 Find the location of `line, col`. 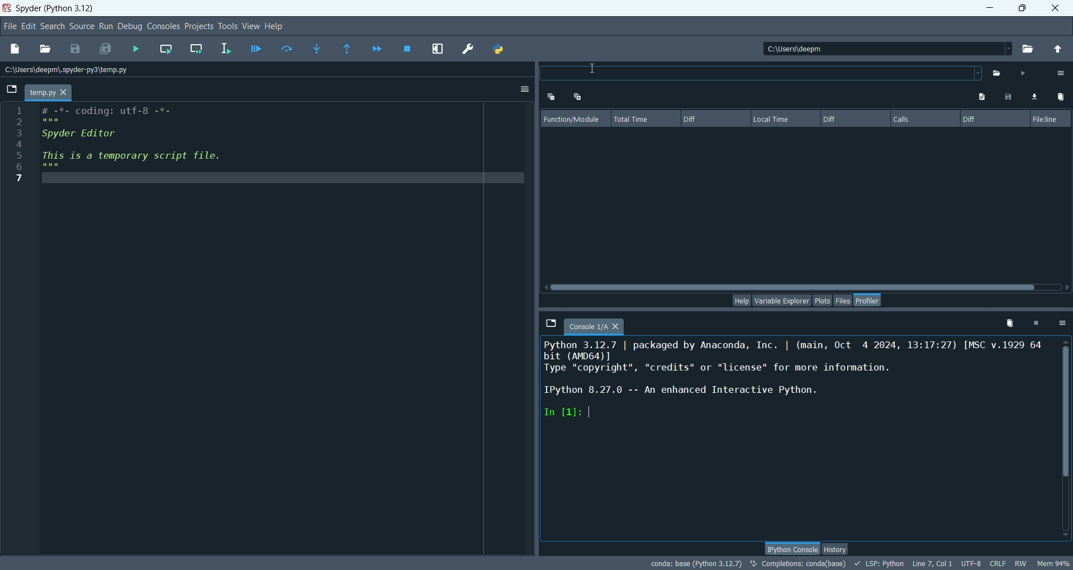

line, col is located at coordinates (934, 564).